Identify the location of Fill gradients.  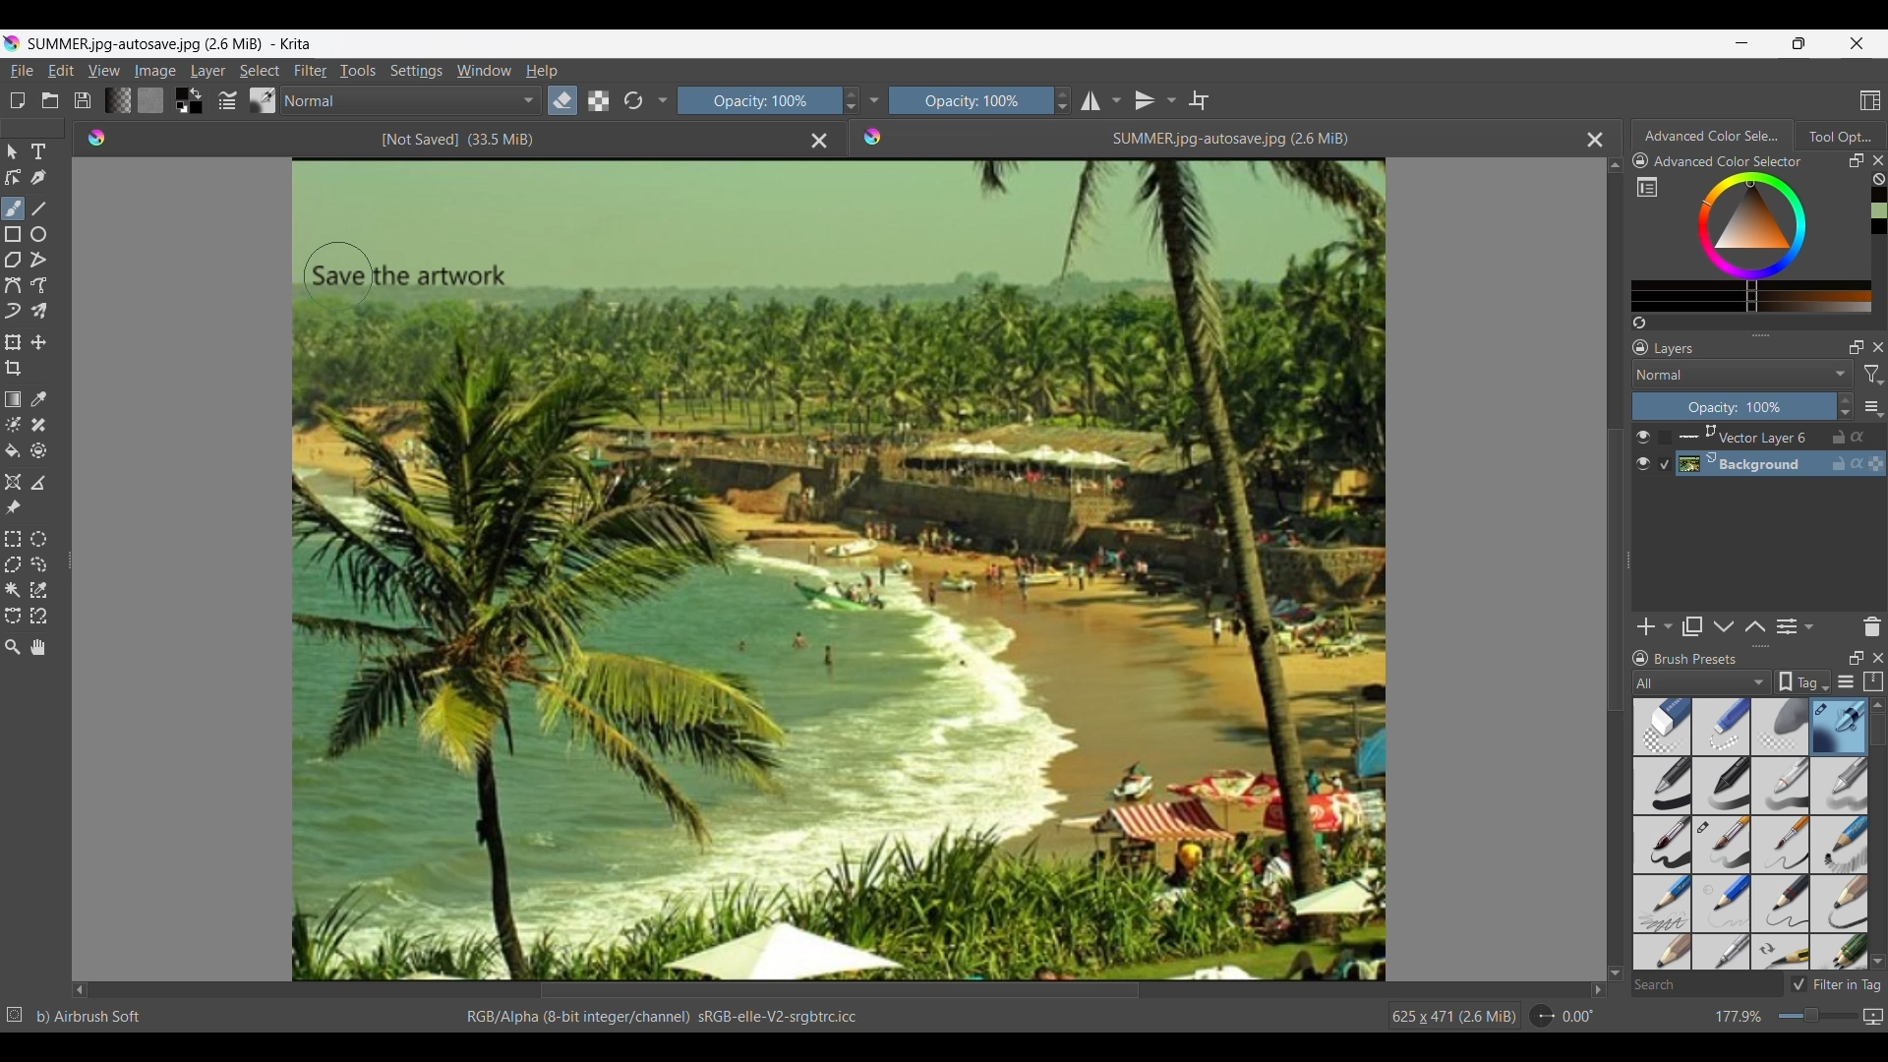
(118, 100).